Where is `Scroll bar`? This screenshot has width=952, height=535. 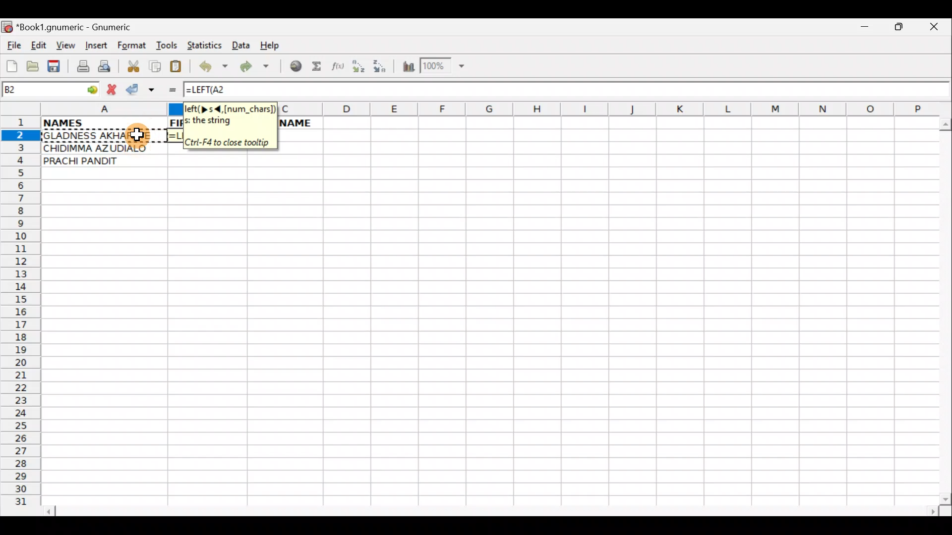 Scroll bar is located at coordinates (943, 309).